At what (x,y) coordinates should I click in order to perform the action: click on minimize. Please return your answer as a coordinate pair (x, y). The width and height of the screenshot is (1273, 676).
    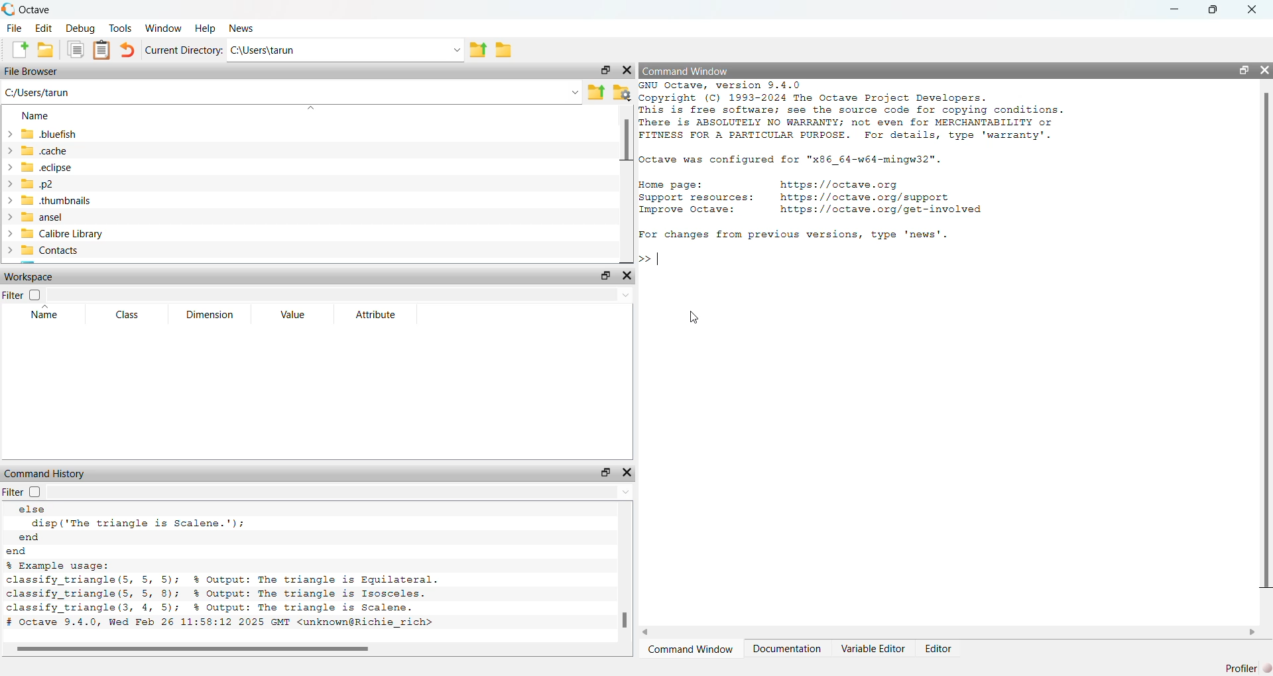
    Looking at the image, I should click on (1176, 9).